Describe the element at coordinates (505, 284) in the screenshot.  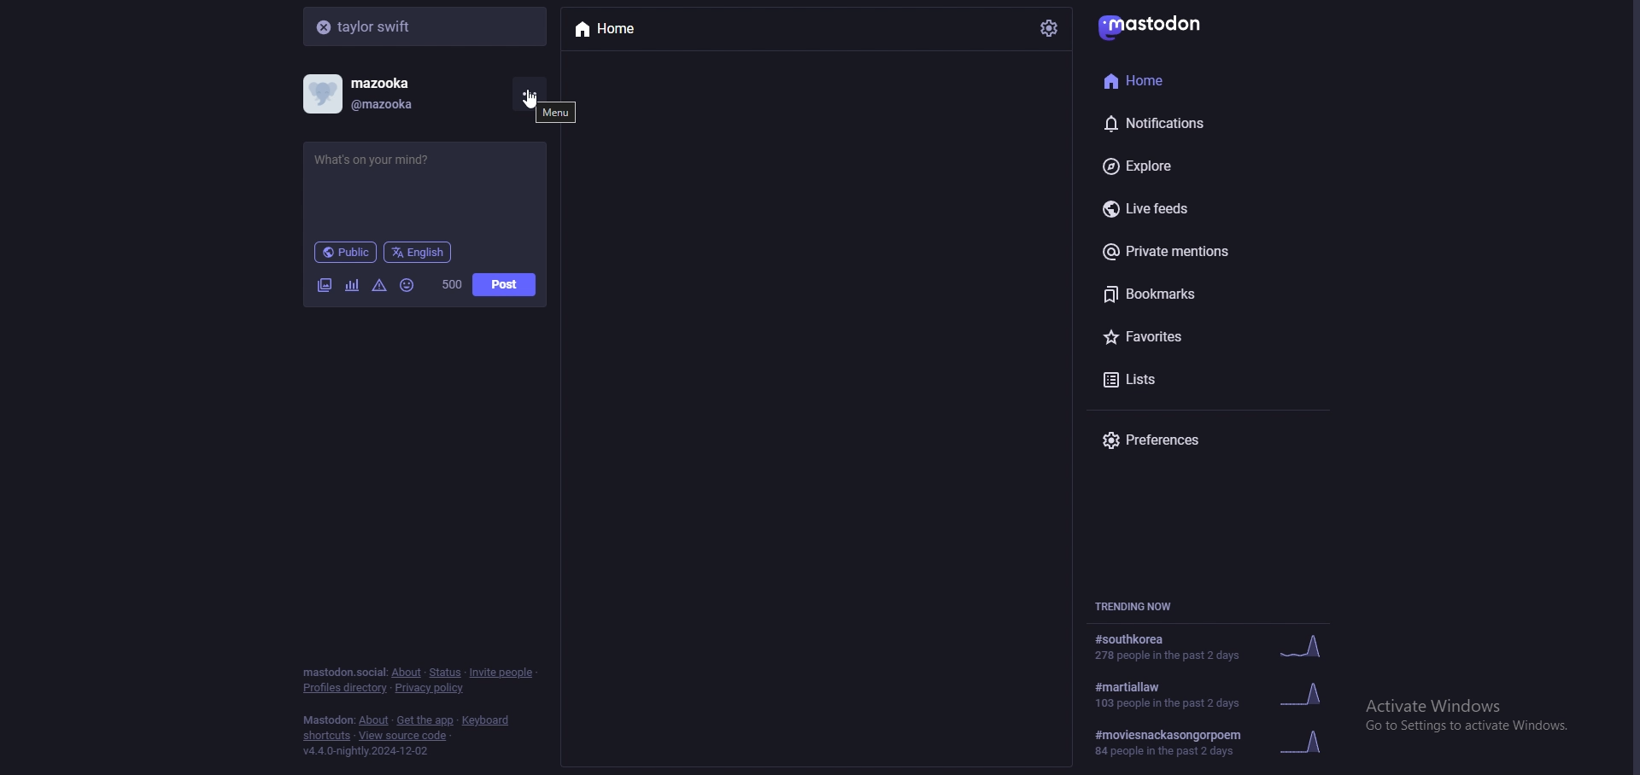
I see `post` at that location.